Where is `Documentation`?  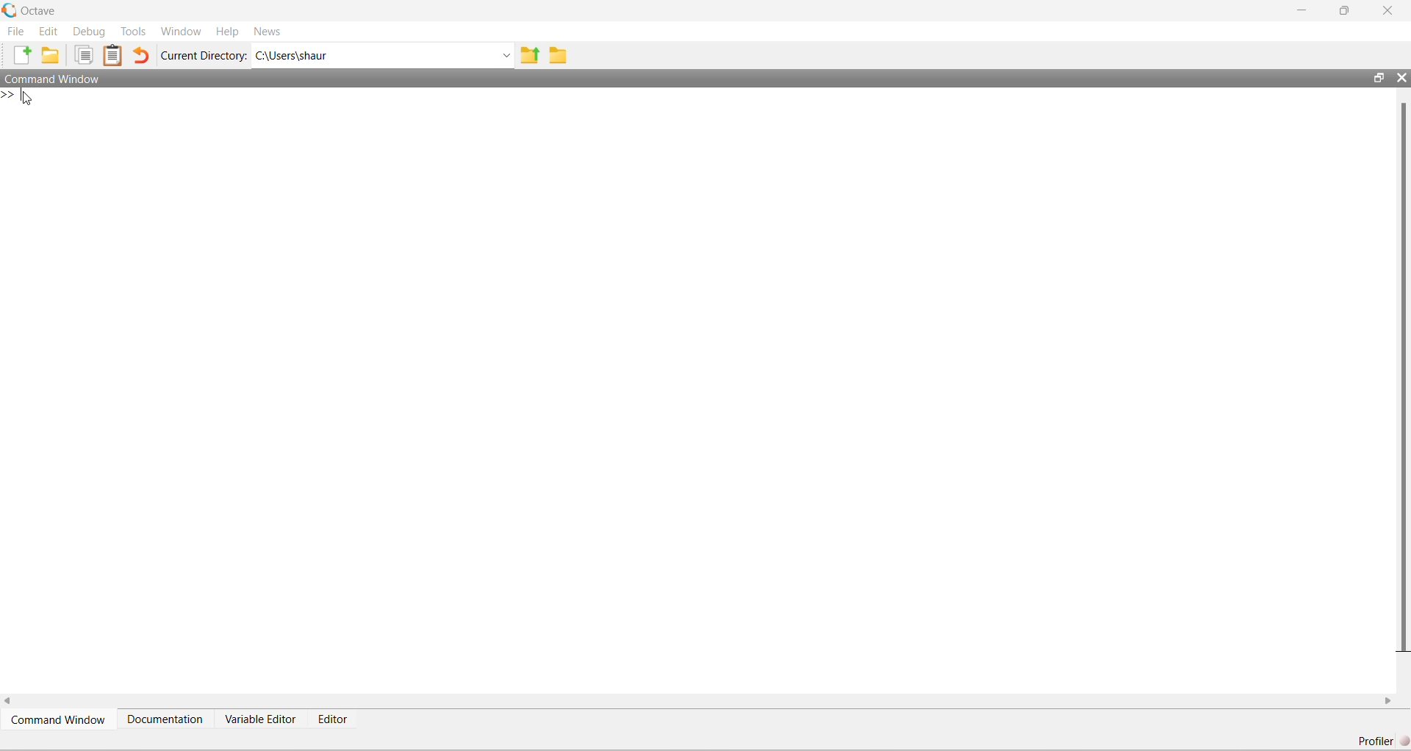
Documentation is located at coordinates (164, 718).